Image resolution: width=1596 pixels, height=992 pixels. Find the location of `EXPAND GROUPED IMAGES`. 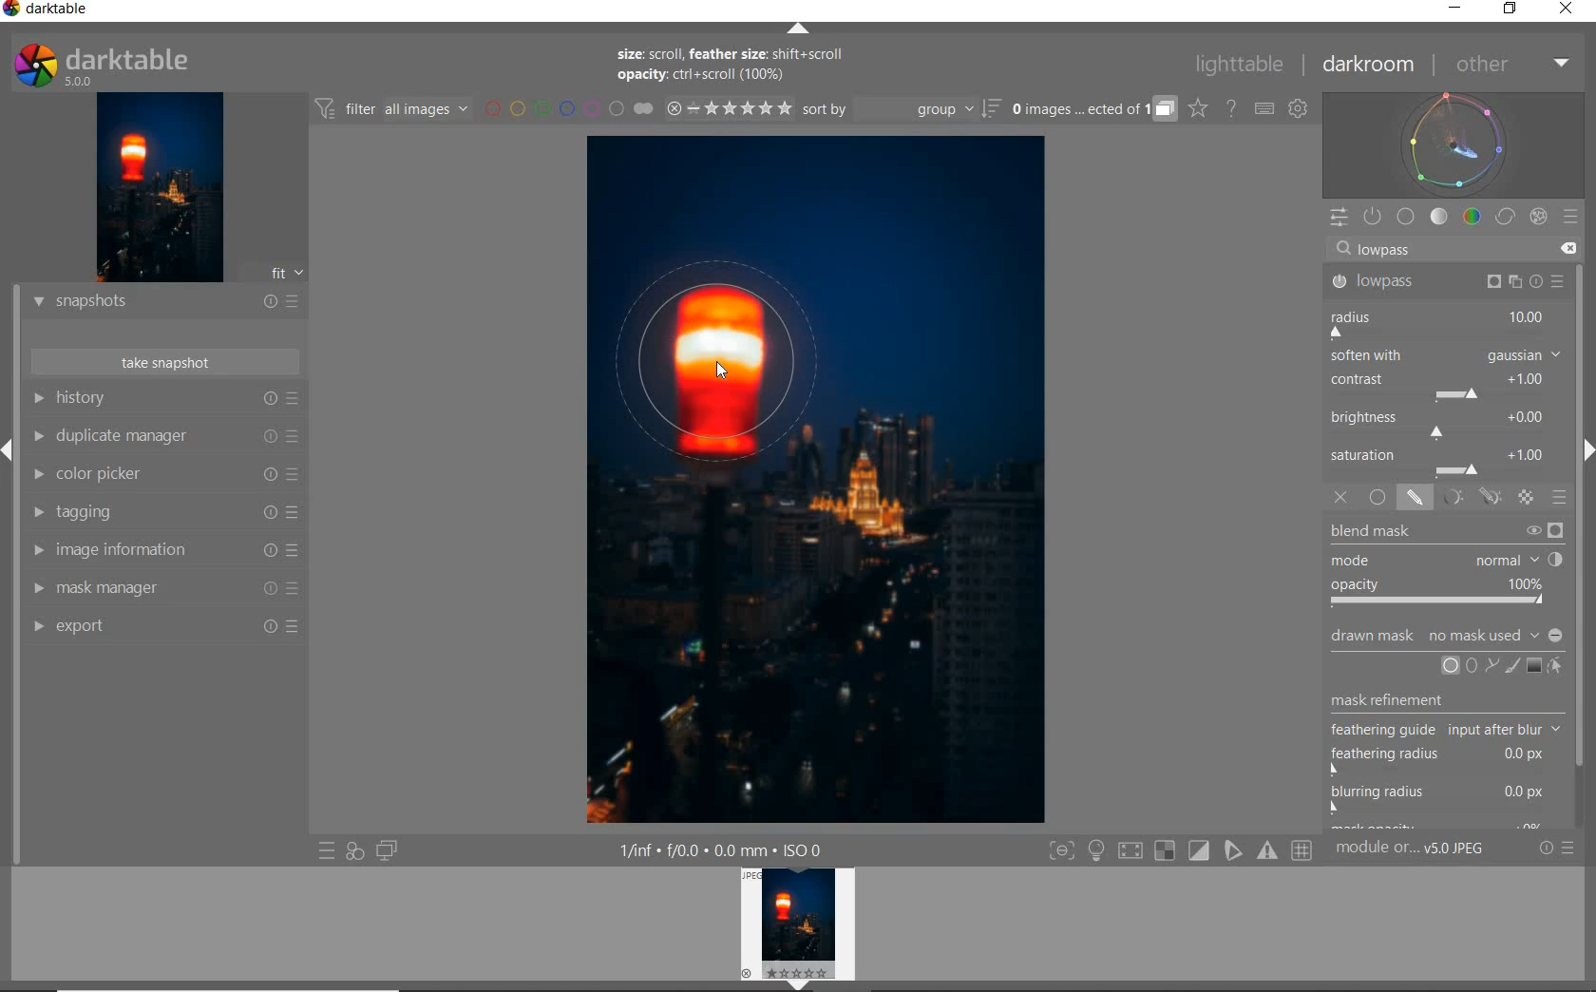

EXPAND GROUPED IMAGES is located at coordinates (1092, 110).